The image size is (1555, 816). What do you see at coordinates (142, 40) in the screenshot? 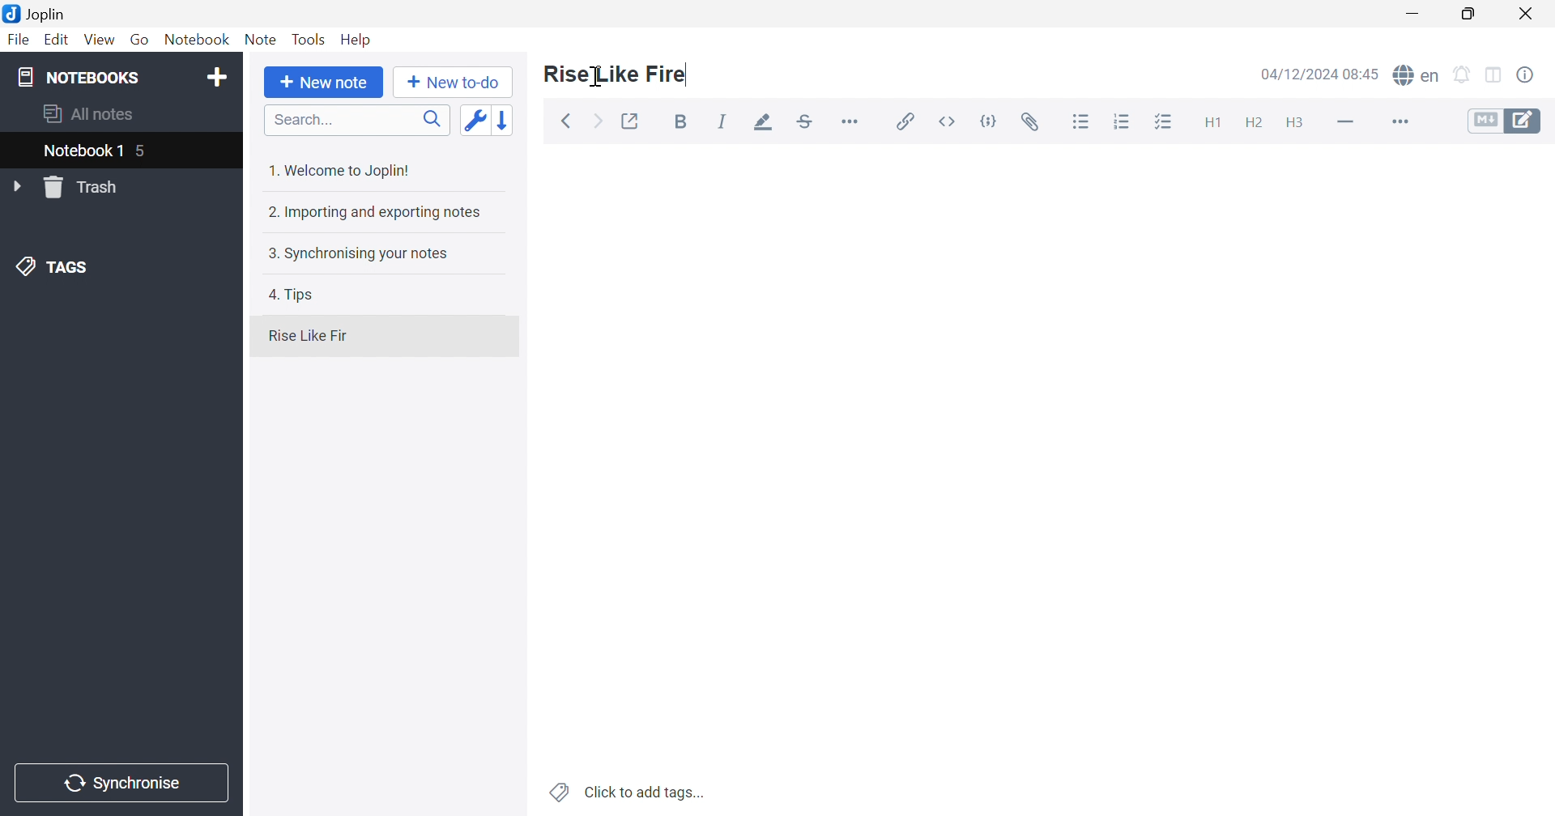
I see `Go` at bounding box center [142, 40].